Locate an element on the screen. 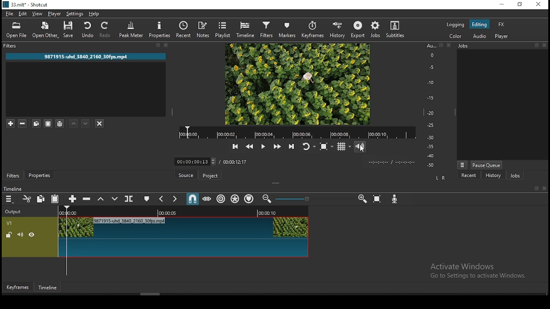 Image resolution: width=550 pixels, height=309 pixels. fx is located at coordinates (502, 25).